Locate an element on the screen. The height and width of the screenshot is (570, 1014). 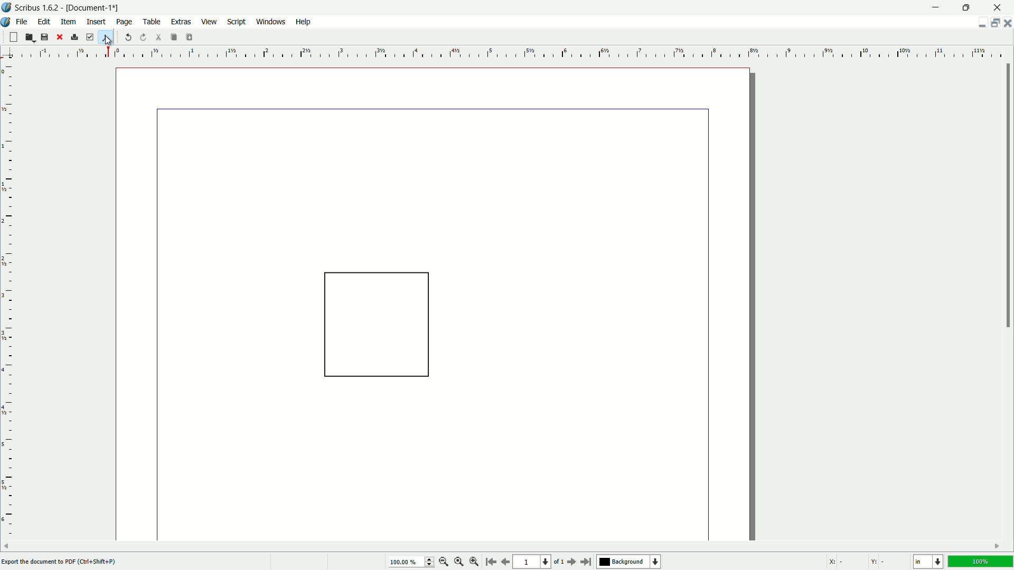
edit menu is located at coordinates (43, 22).